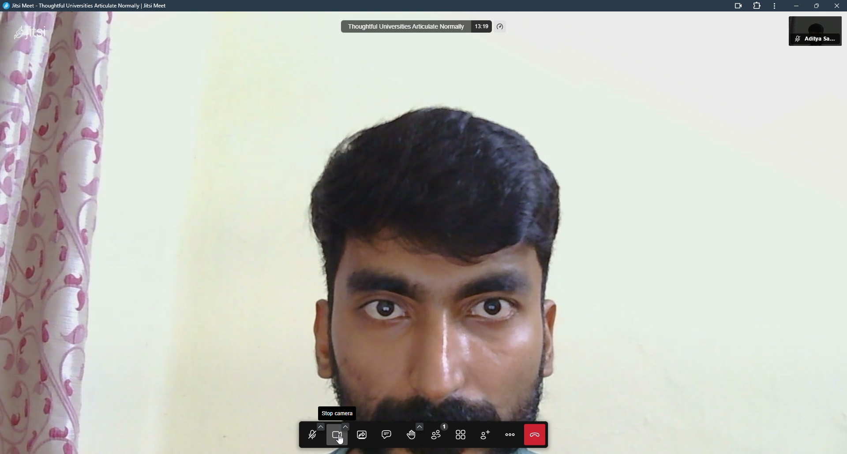 The image size is (847, 454). What do you see at coordinates (836, 6) in the screenshot?
I see `close` at bounding box center [836, 6].